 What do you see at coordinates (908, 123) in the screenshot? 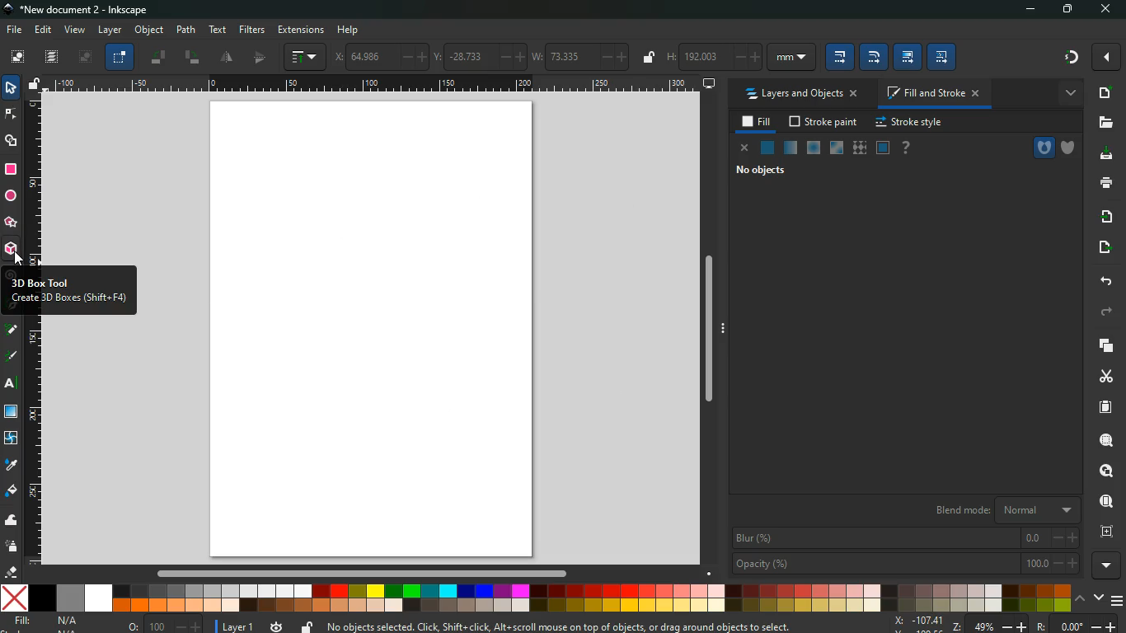
I see `stroke style` at bounding box center [908, 123].